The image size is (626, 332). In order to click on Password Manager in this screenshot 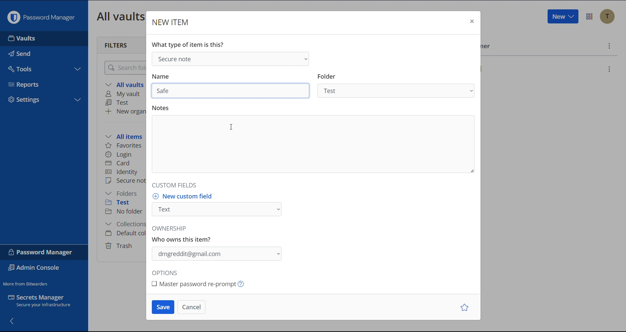, I will do `click(41, 252)`.